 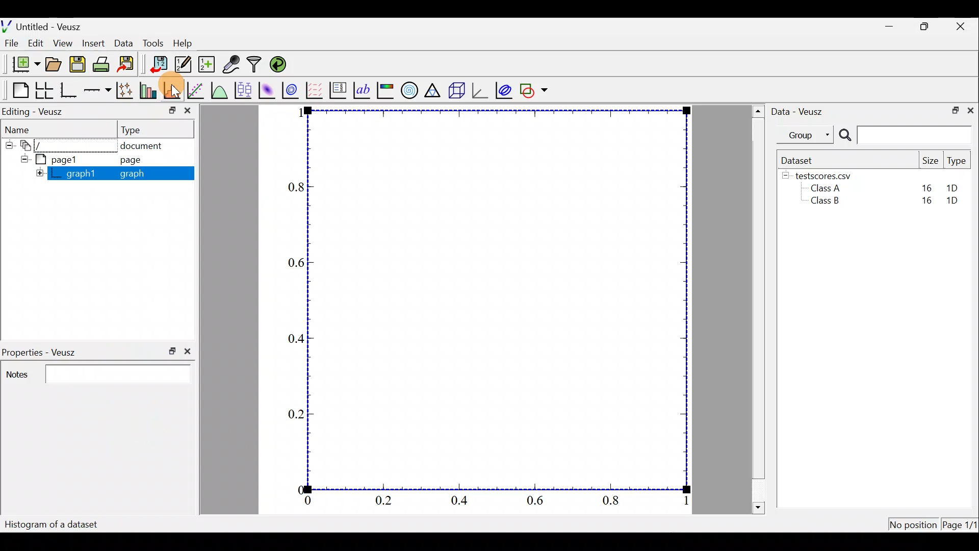 What do you see at coordinates (52, 523) in the screenshot?
I see `Histogram of a dataset` at bounding box center [52, 523].